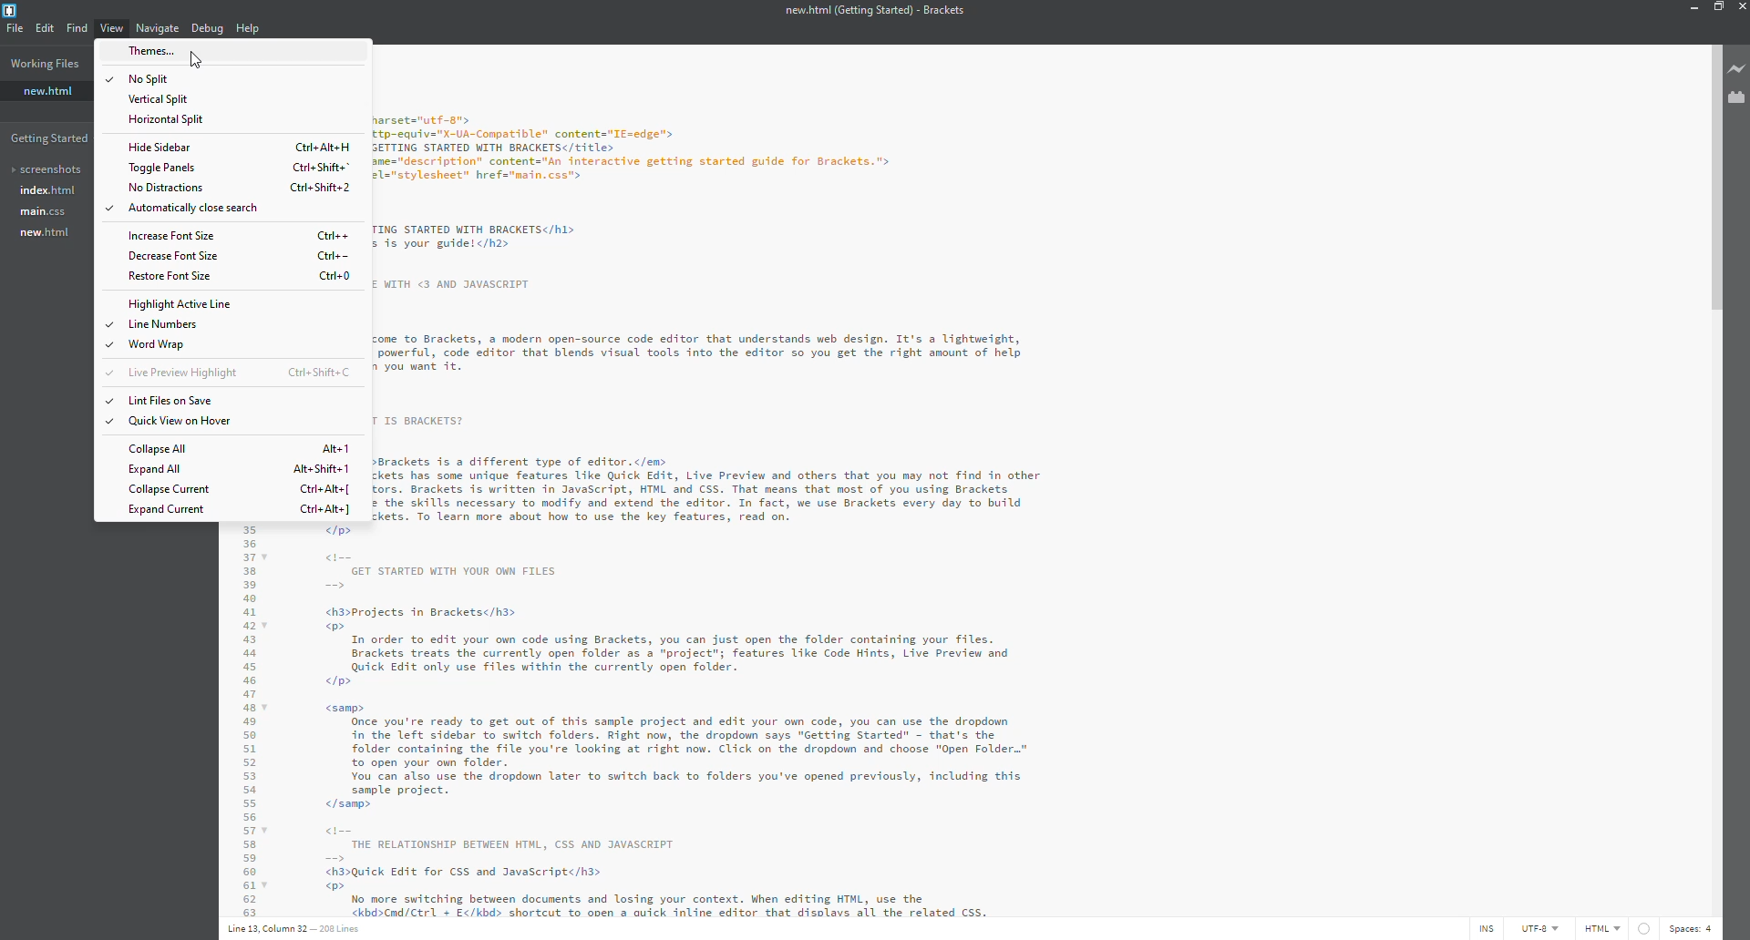 Image resolution: width=1750 pixels, height=940 pixels. Describe the element at coordinates (1618, 928) in the screenshot. I see `html` at that location.